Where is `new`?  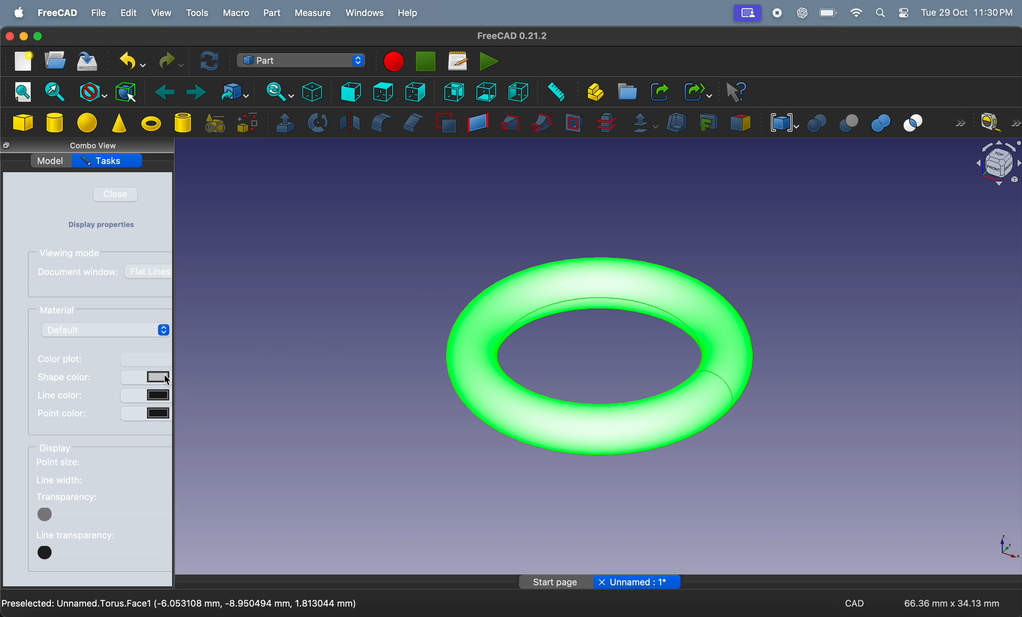 new is located at coordinates (21, 62).